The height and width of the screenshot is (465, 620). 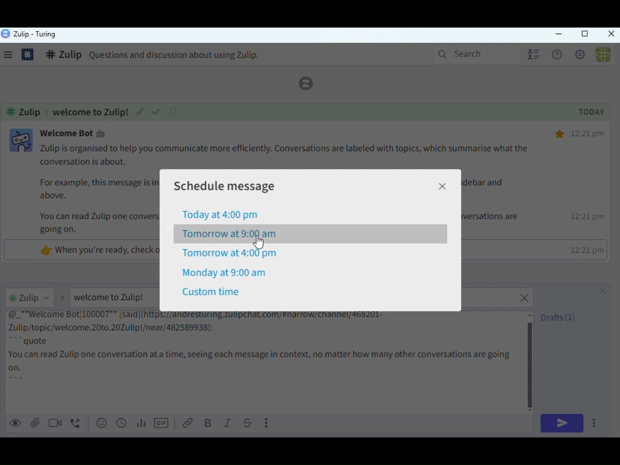 I want to click on Close, so click(x=443, y=187).